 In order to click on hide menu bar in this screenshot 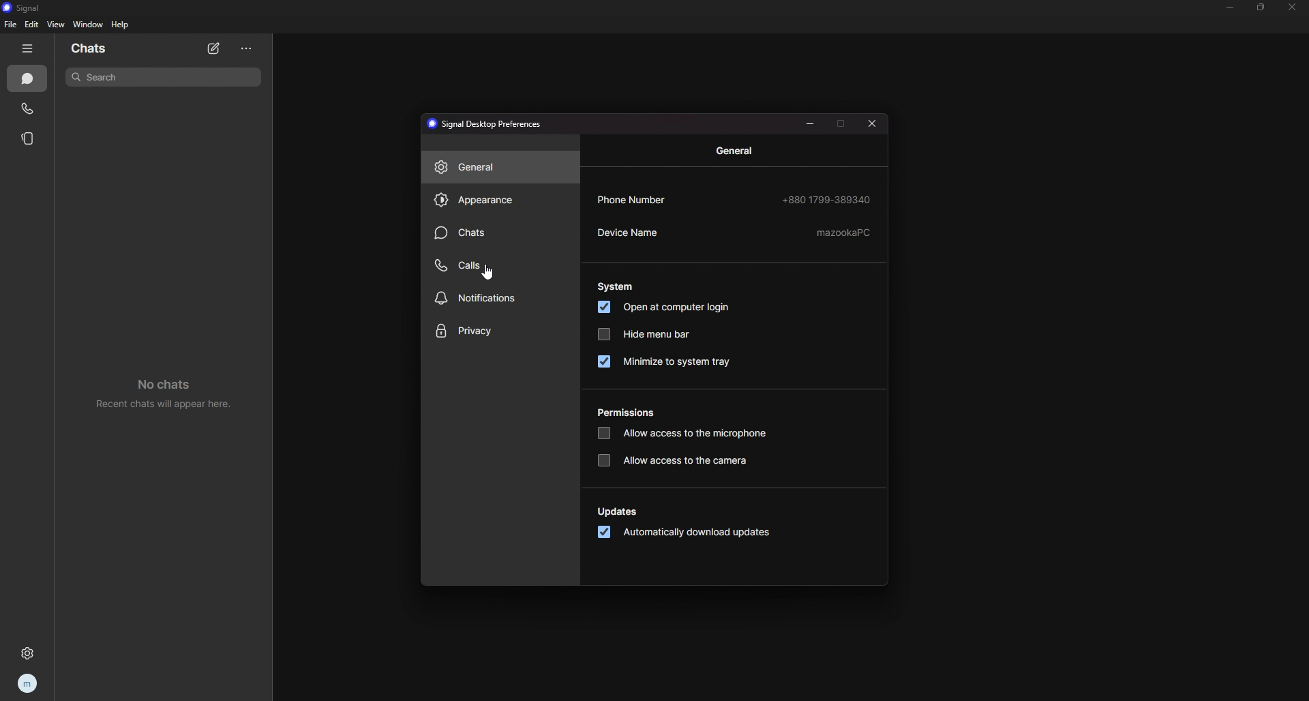, I will do `click(663, 334)`.